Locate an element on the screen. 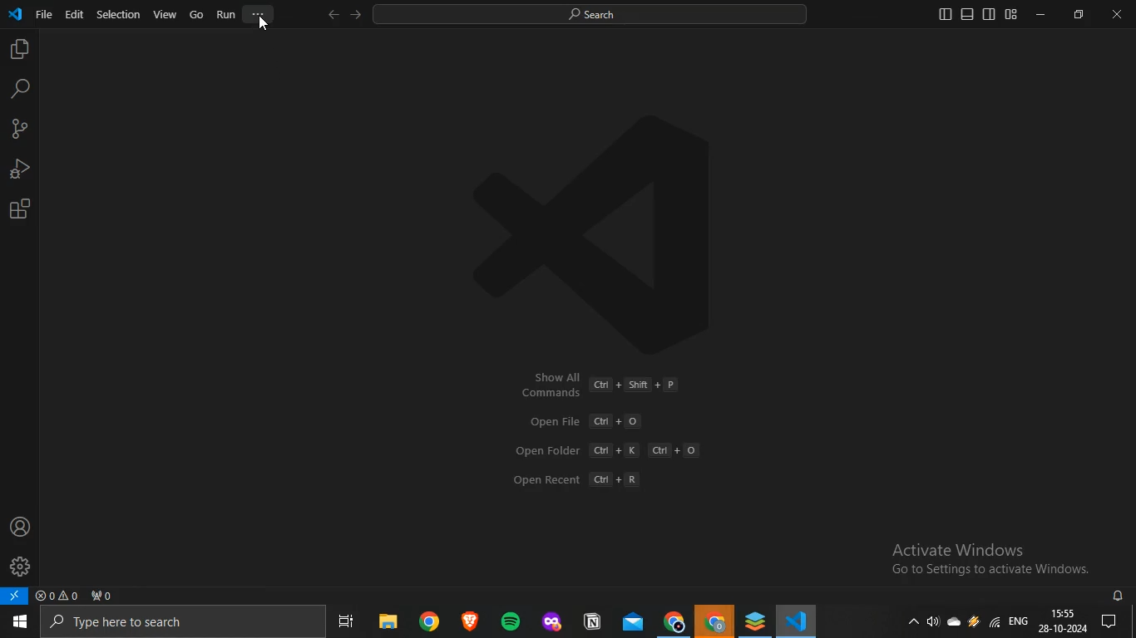 Image resolution: width=1136 pixels, height=638 pixels. file is located at coordinates (44, 14).